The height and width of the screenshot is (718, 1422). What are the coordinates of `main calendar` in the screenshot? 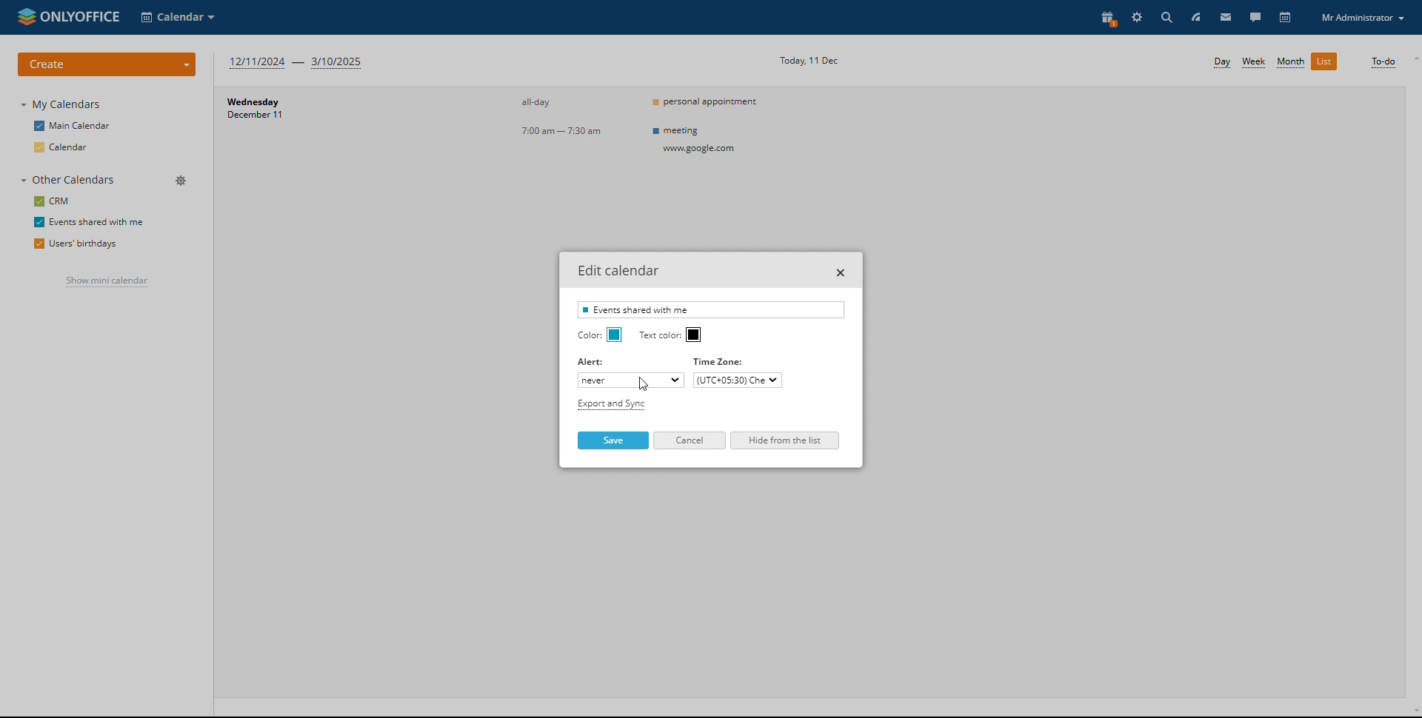 It's located at (71, 127).